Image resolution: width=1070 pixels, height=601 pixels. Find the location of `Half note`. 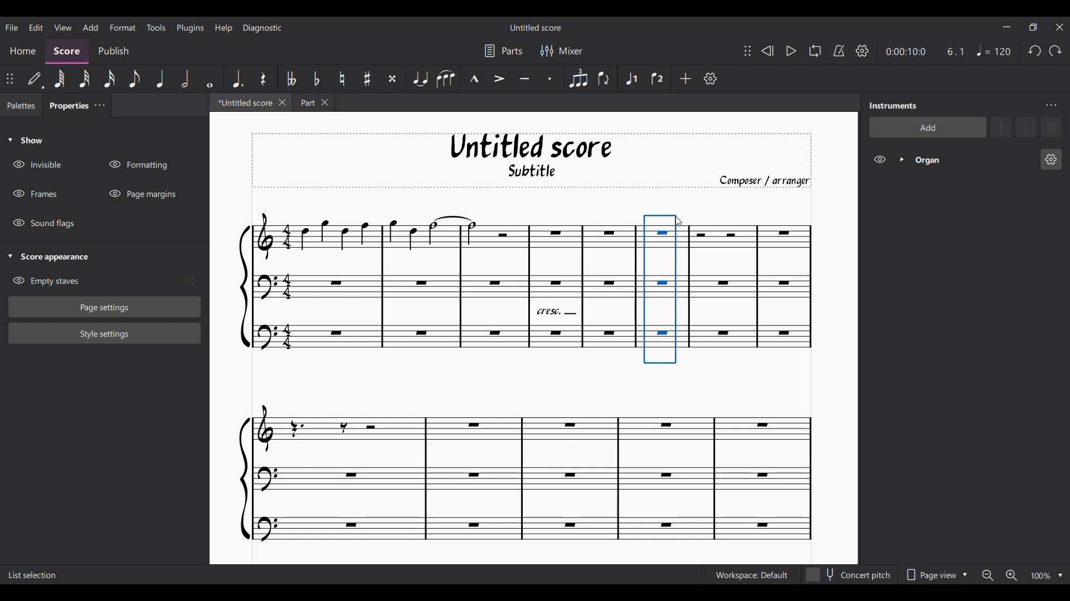

Half note is located at coordinates (185, 78).